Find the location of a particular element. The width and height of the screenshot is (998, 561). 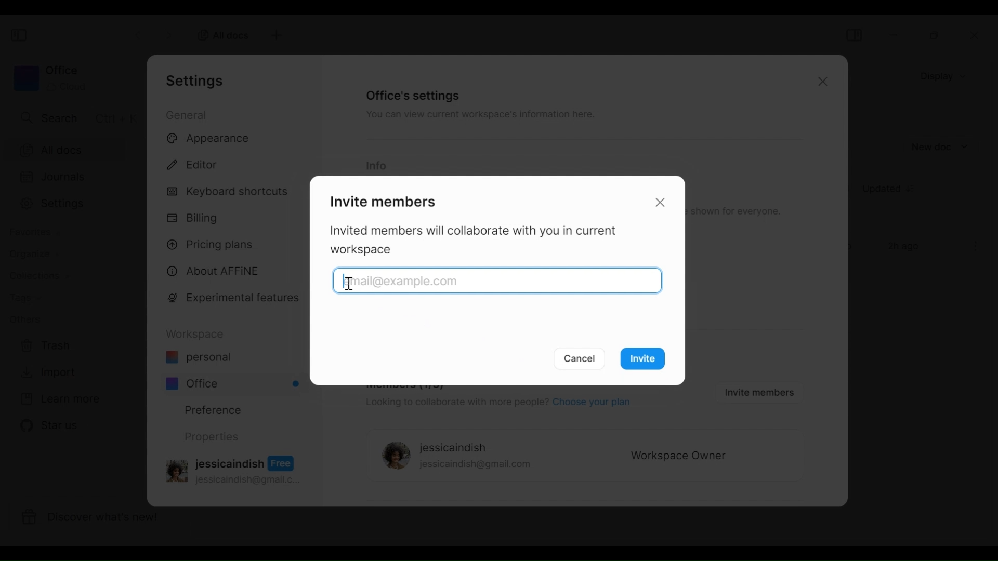

2h ago is located at coordinates (905, 247).